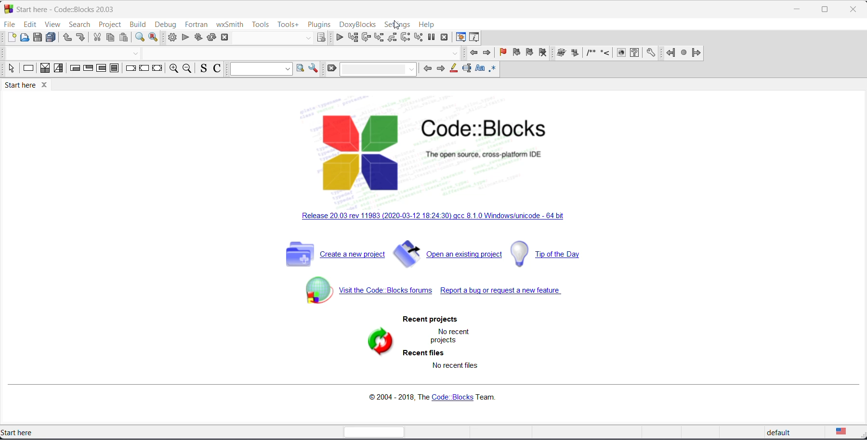 The image size is (867, 440). What do you see at coordinates (137, 25) in the screenshot?
I see `build` at bounding box center [137, 25].